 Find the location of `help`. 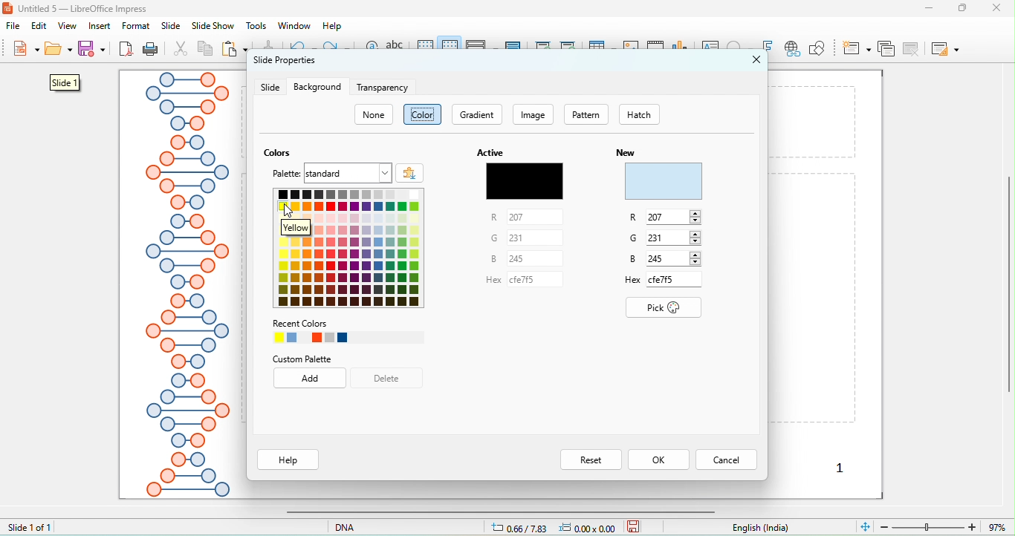

help is located at coordinates (333, 26).